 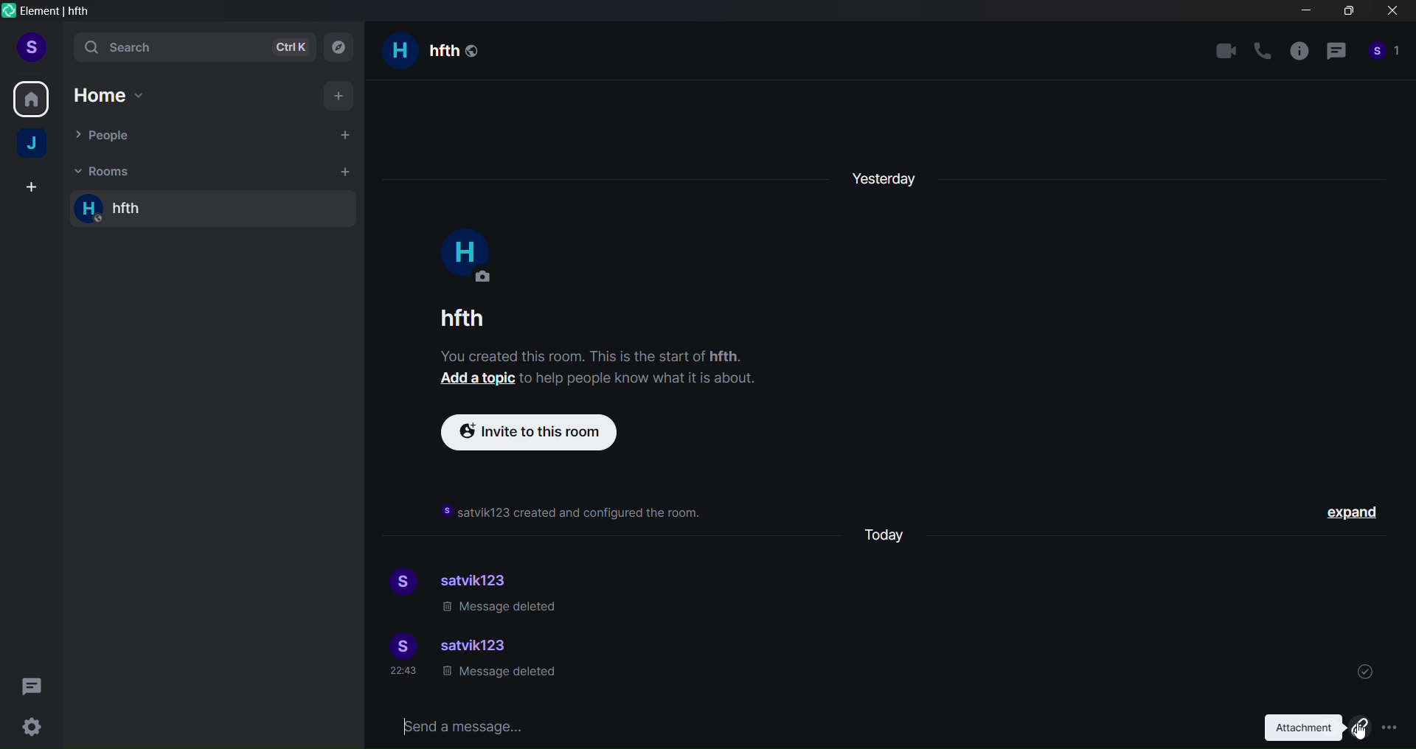 I want to click on display picture, so click(x=399, y=646).